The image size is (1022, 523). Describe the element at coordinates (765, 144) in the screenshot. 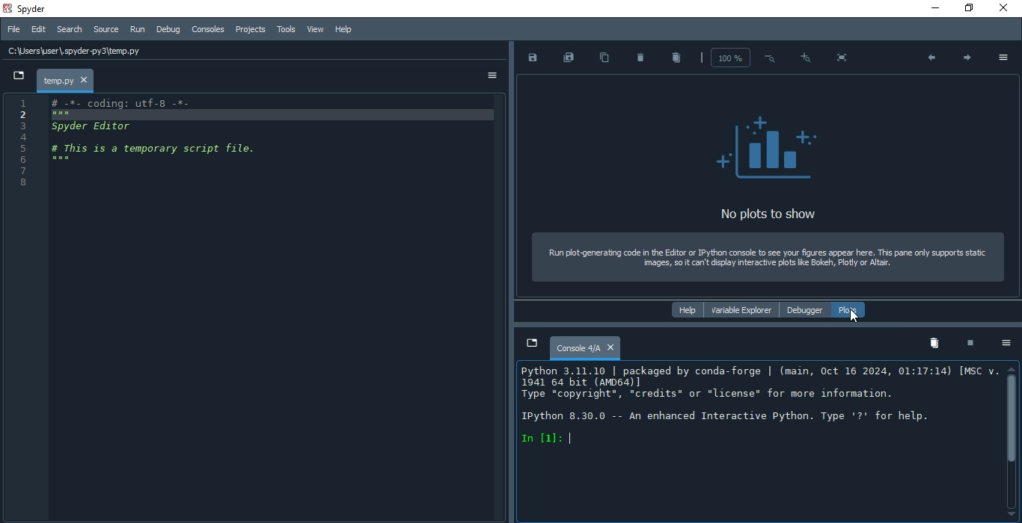

I see `image` at that location.